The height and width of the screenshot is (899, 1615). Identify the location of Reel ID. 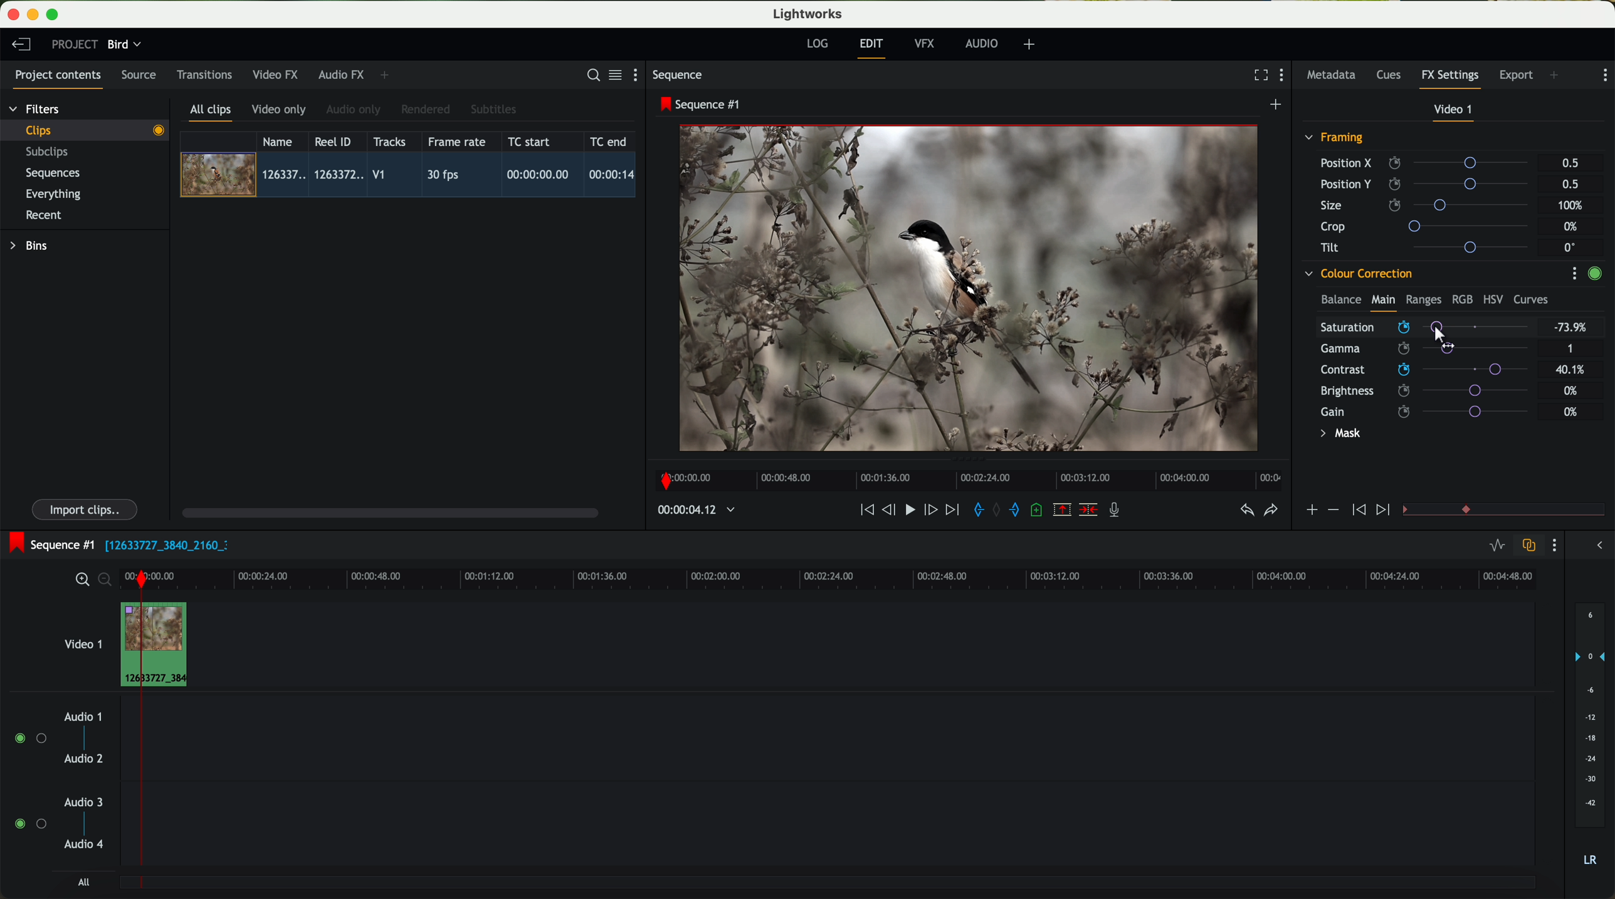
(336, 141).